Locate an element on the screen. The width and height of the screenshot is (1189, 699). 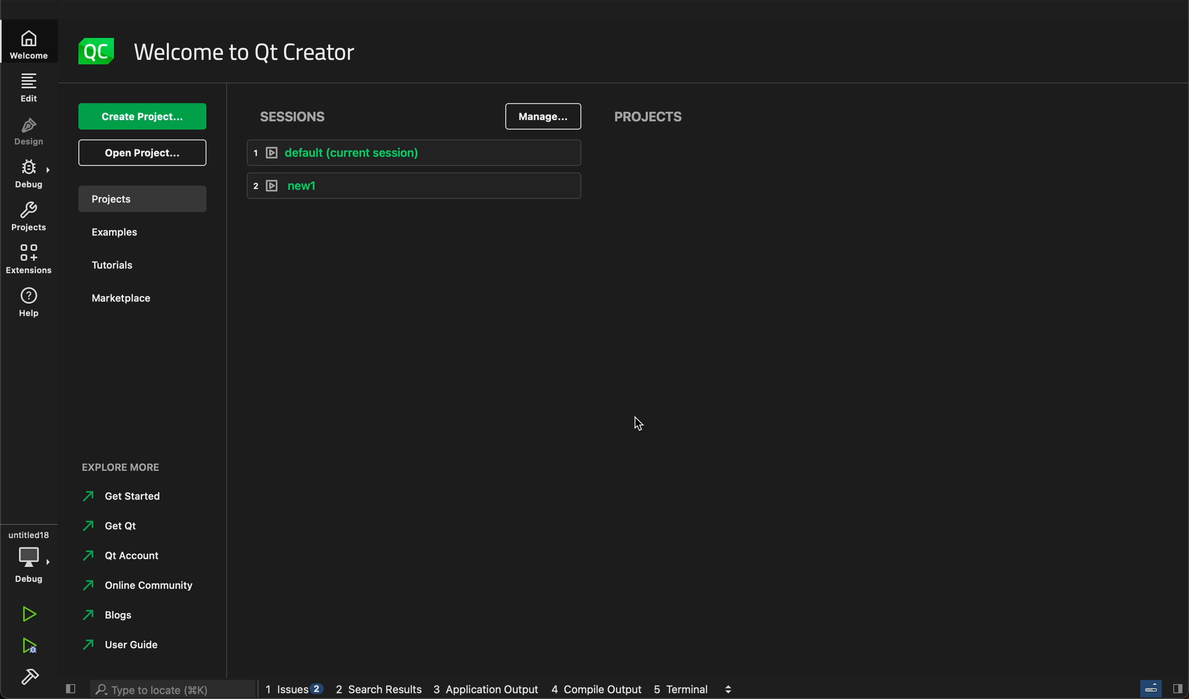
open is located at coordinates (143, 153).